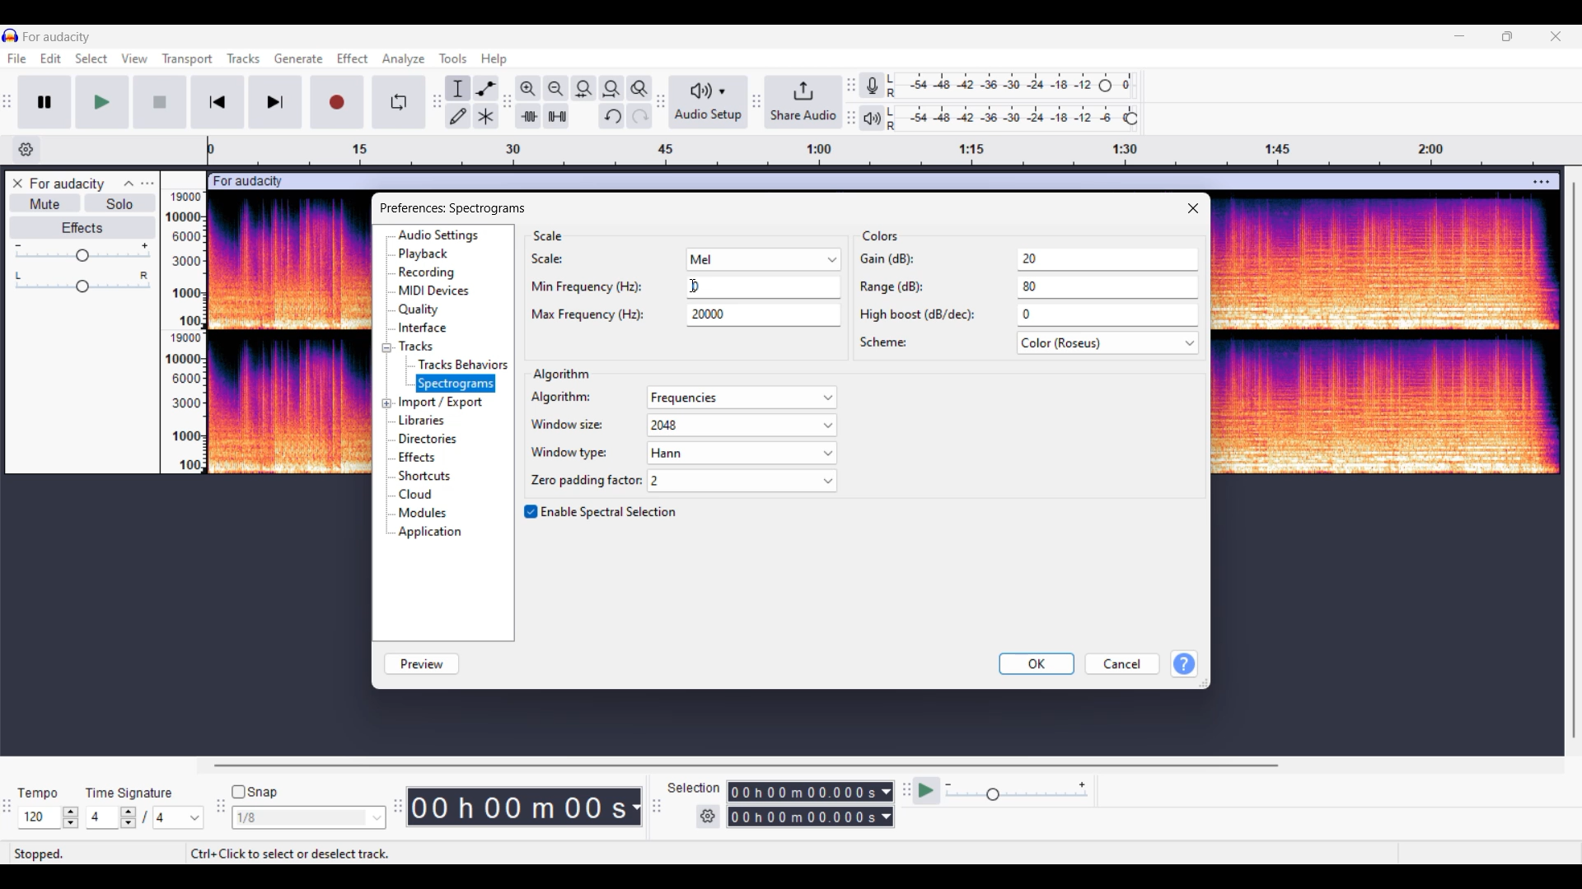  I want to click on Toggle for Spectral selection, so click(601, 512).